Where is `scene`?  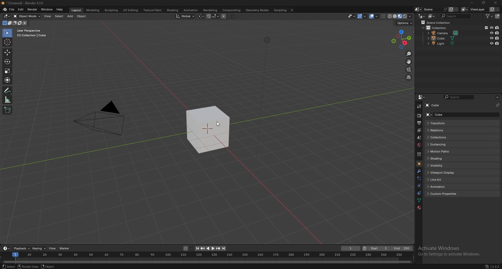
scene is located at coordinates (435, 9).